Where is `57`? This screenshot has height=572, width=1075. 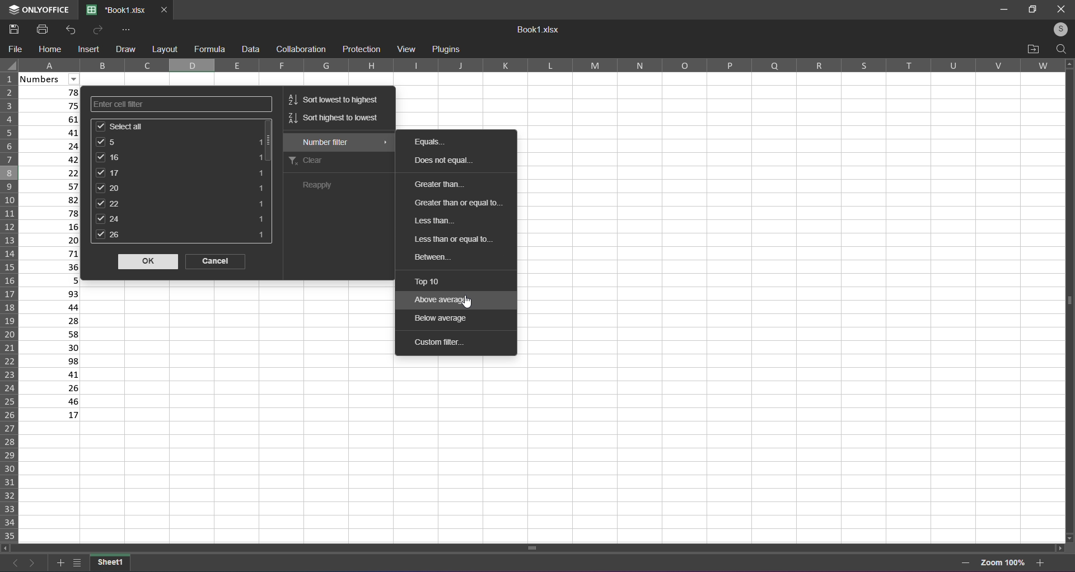
57 is located at coordinates (53, 185).